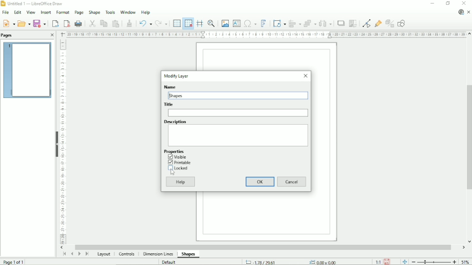 This screenshot has height=265, width=472. What do you see at coordinates (180, 168) in the screenshot?
I see `Locked` at bounding box center [180, 168].